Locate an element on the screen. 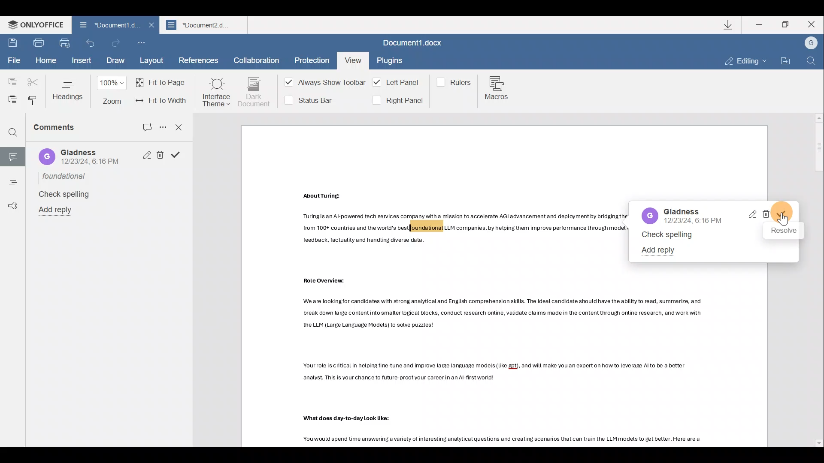 Image resolution: width=824 pixels, height=463 pixels. Quick print is located at coordinates (67, 44).